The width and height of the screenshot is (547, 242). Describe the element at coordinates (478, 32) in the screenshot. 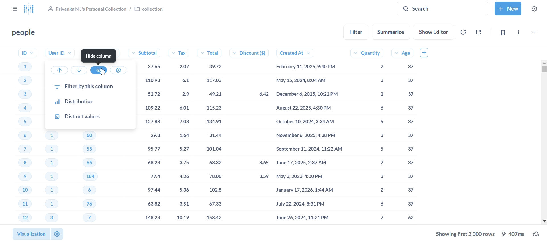

I see `sharing` at that location.